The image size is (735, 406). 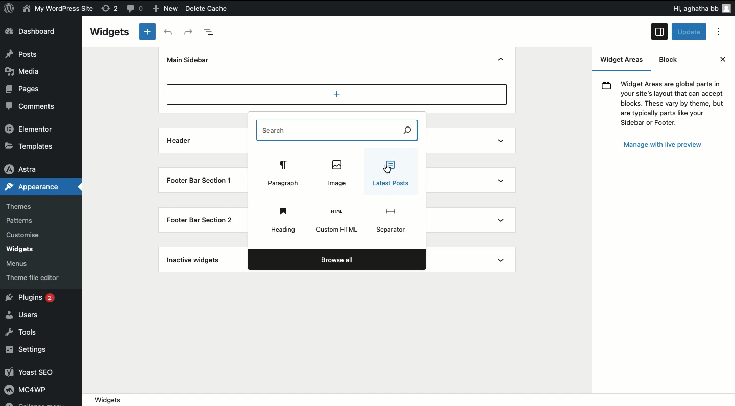 I want to click on Patterns, so click(x=23, y=219).